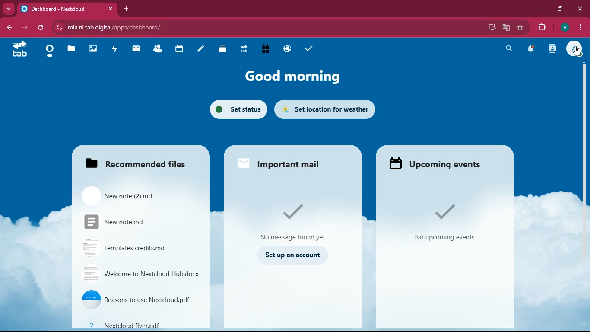  Describe the element at coordinates (540, 10) in the screenshot. I see `minimize` at that location.